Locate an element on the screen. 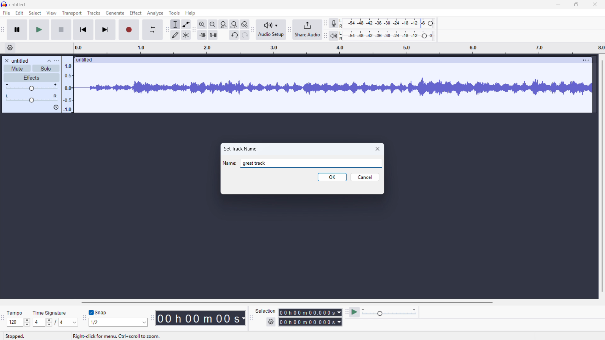 The width and height of the screenshot is (605, 340). Amplitude  is located at coordinates (67, 84).